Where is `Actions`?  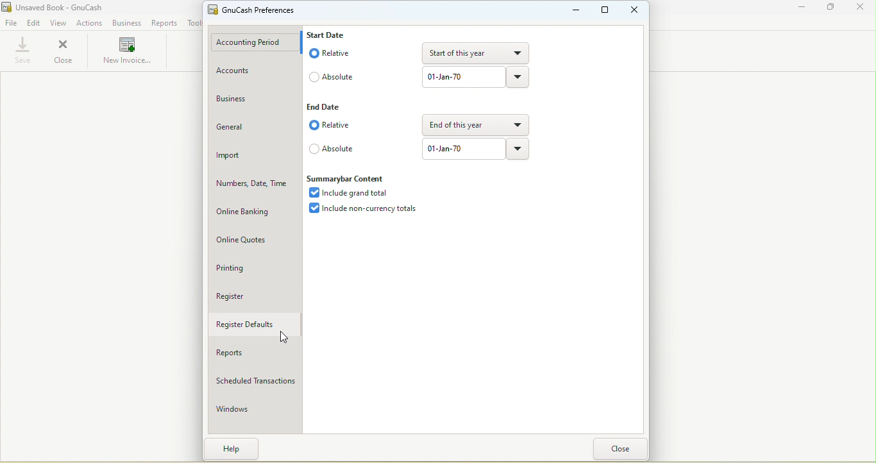 Actions is located at coordinates (90, 24).